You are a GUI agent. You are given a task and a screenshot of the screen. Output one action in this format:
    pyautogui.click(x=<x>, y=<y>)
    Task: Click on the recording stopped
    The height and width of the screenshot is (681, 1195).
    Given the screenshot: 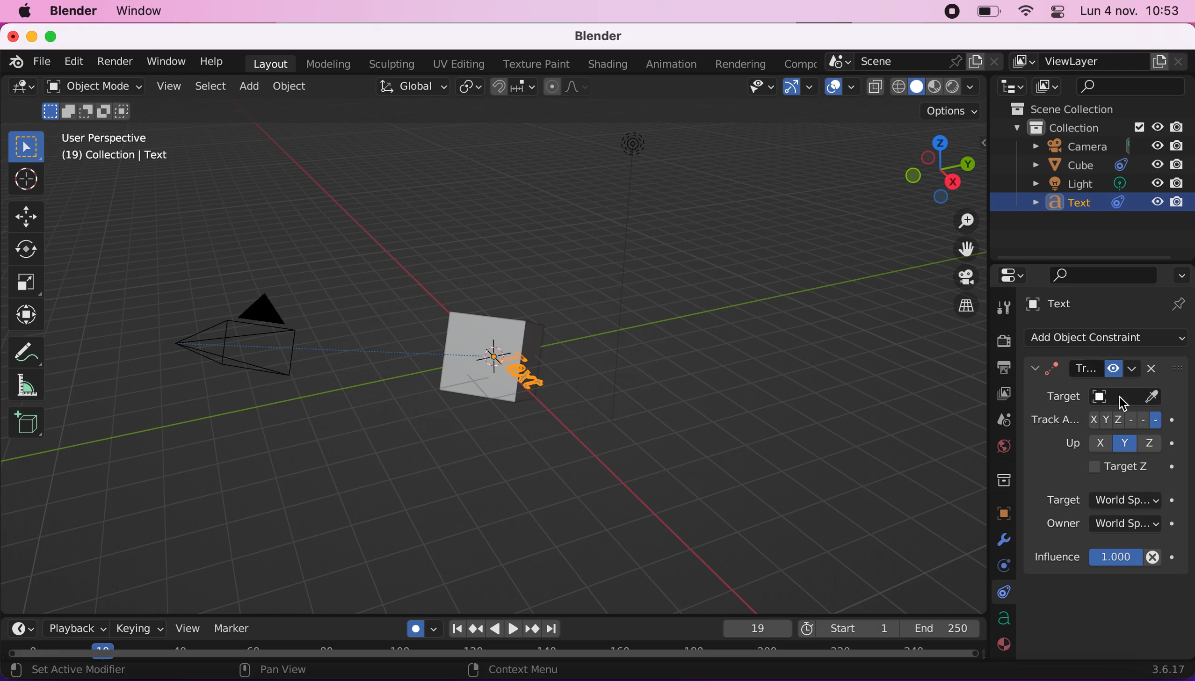 What is the action you would take?
    pyautogui.click(x=949, y=12)
    